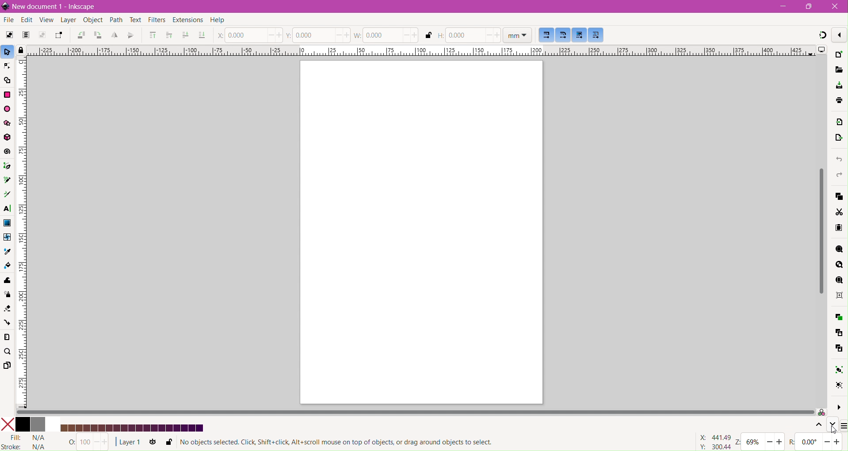  I want to click on Zoom Center Page, so click(838, 297).